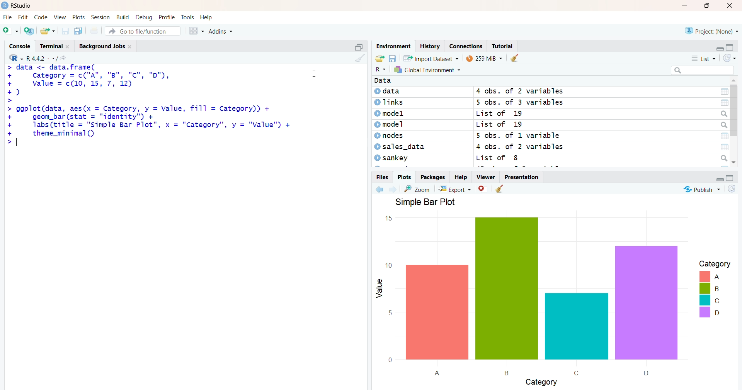  Describe the element at coordinates (29, 31) in the screenshot. I see `create a project` at that location.